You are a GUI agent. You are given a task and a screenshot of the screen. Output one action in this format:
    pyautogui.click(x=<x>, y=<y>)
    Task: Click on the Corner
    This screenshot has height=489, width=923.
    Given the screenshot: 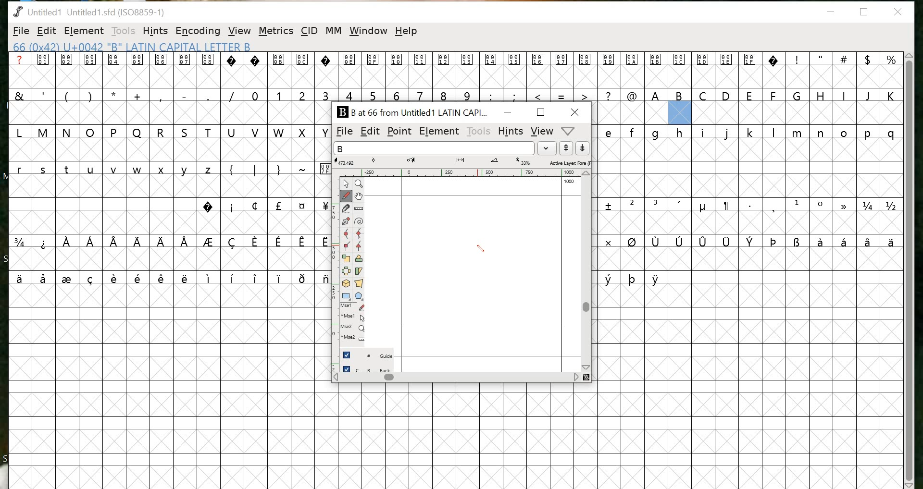 What is the action you would take?
    pyautogui.click(x=348, y=247)
    